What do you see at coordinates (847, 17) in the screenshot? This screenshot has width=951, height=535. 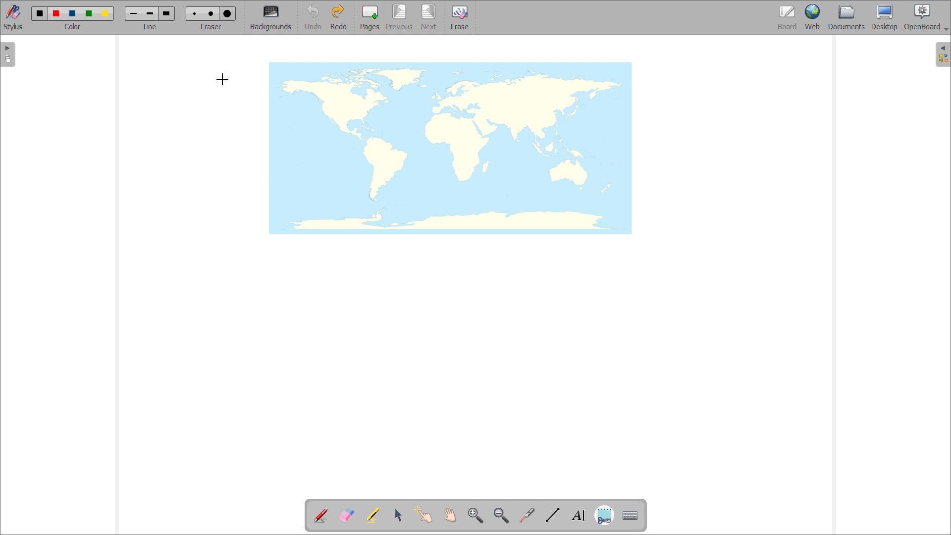 I see `documents` at bounding box center [847, 17].